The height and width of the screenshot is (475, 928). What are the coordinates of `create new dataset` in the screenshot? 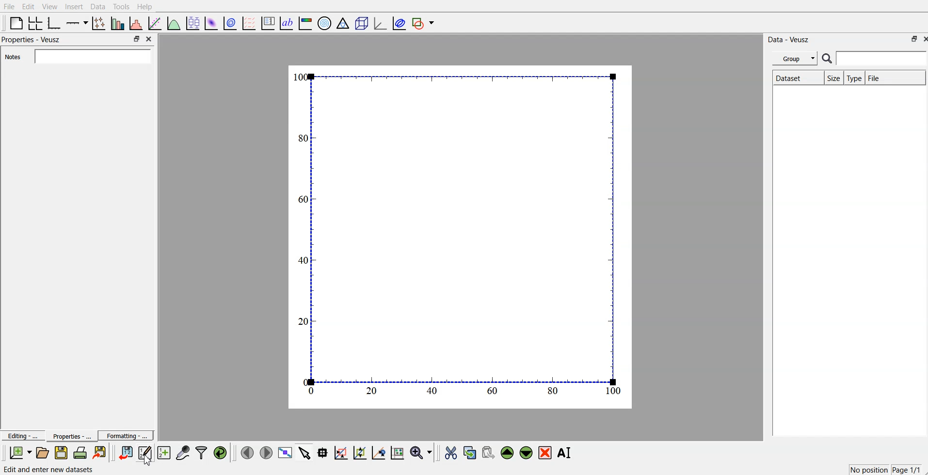 It's located at (163, 451).